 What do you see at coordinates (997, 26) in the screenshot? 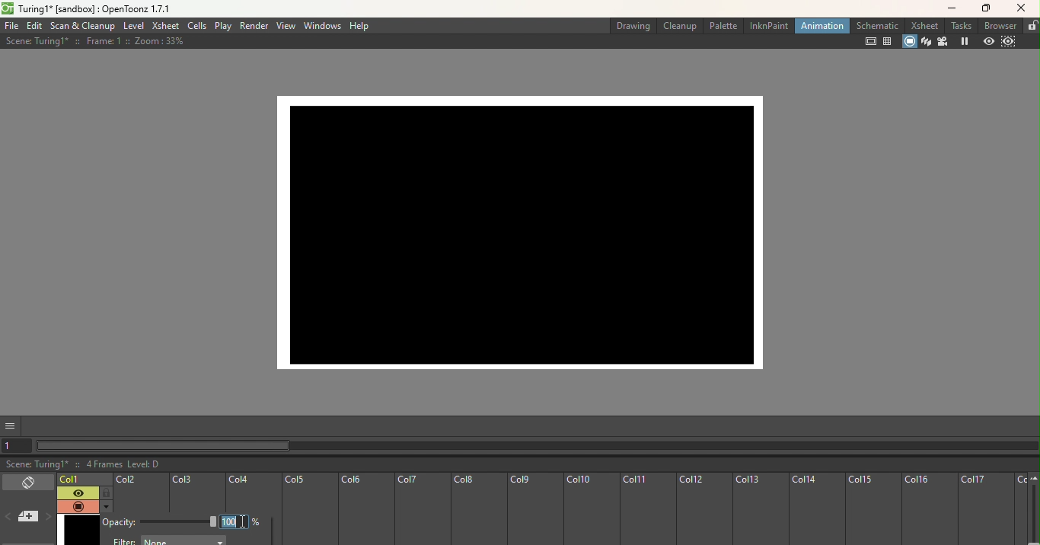
I see `Browser` at bounding box center [997, 26].